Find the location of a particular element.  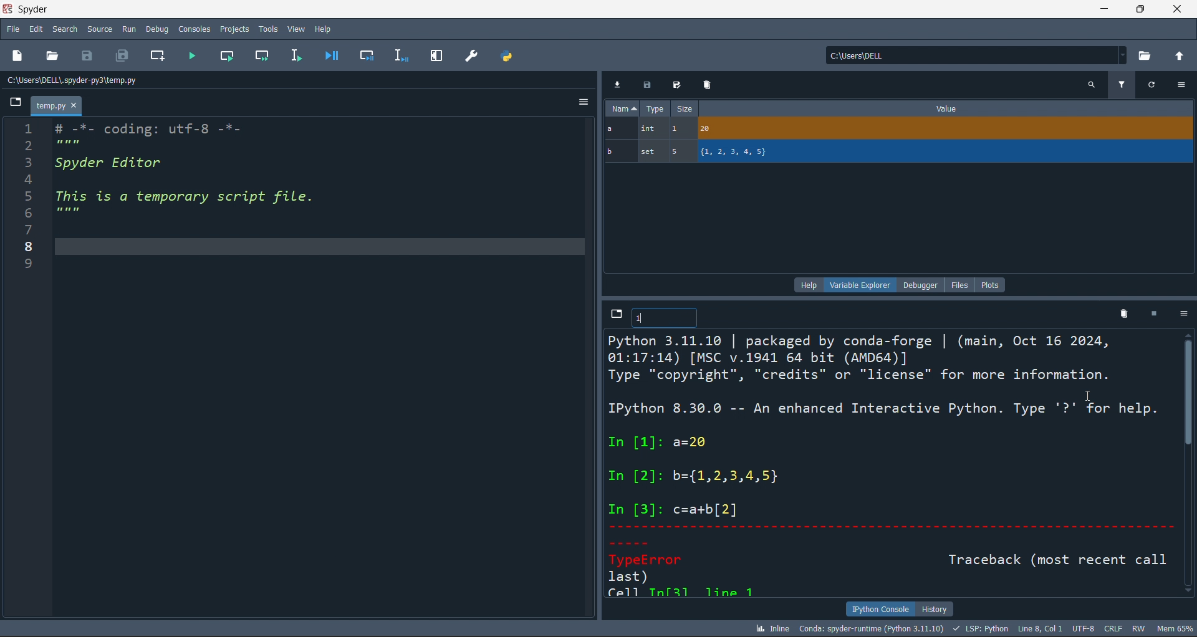

options is located at coordinates (1181, 315).